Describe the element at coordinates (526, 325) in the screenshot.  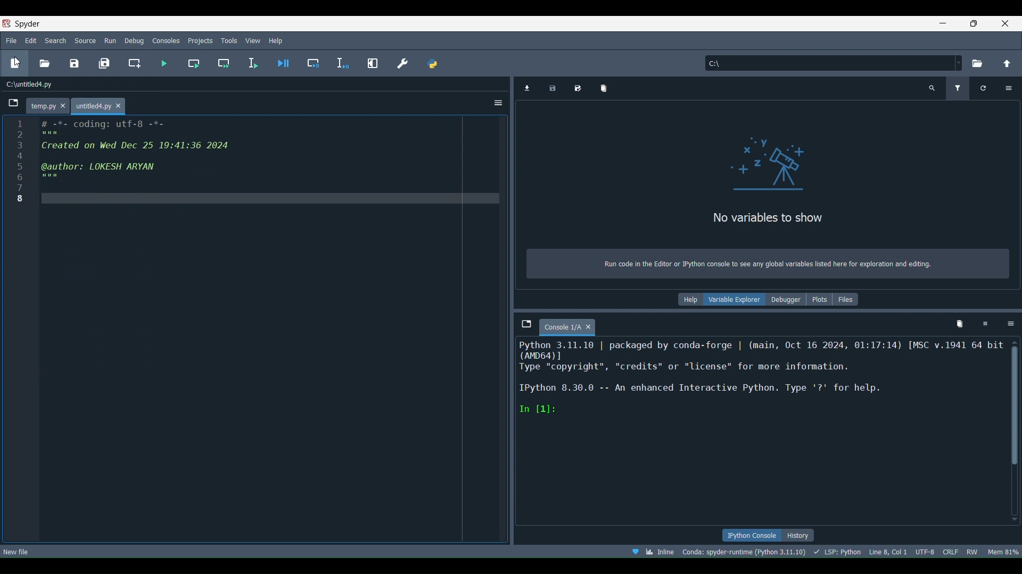
I see `Browse tabs` at that location.